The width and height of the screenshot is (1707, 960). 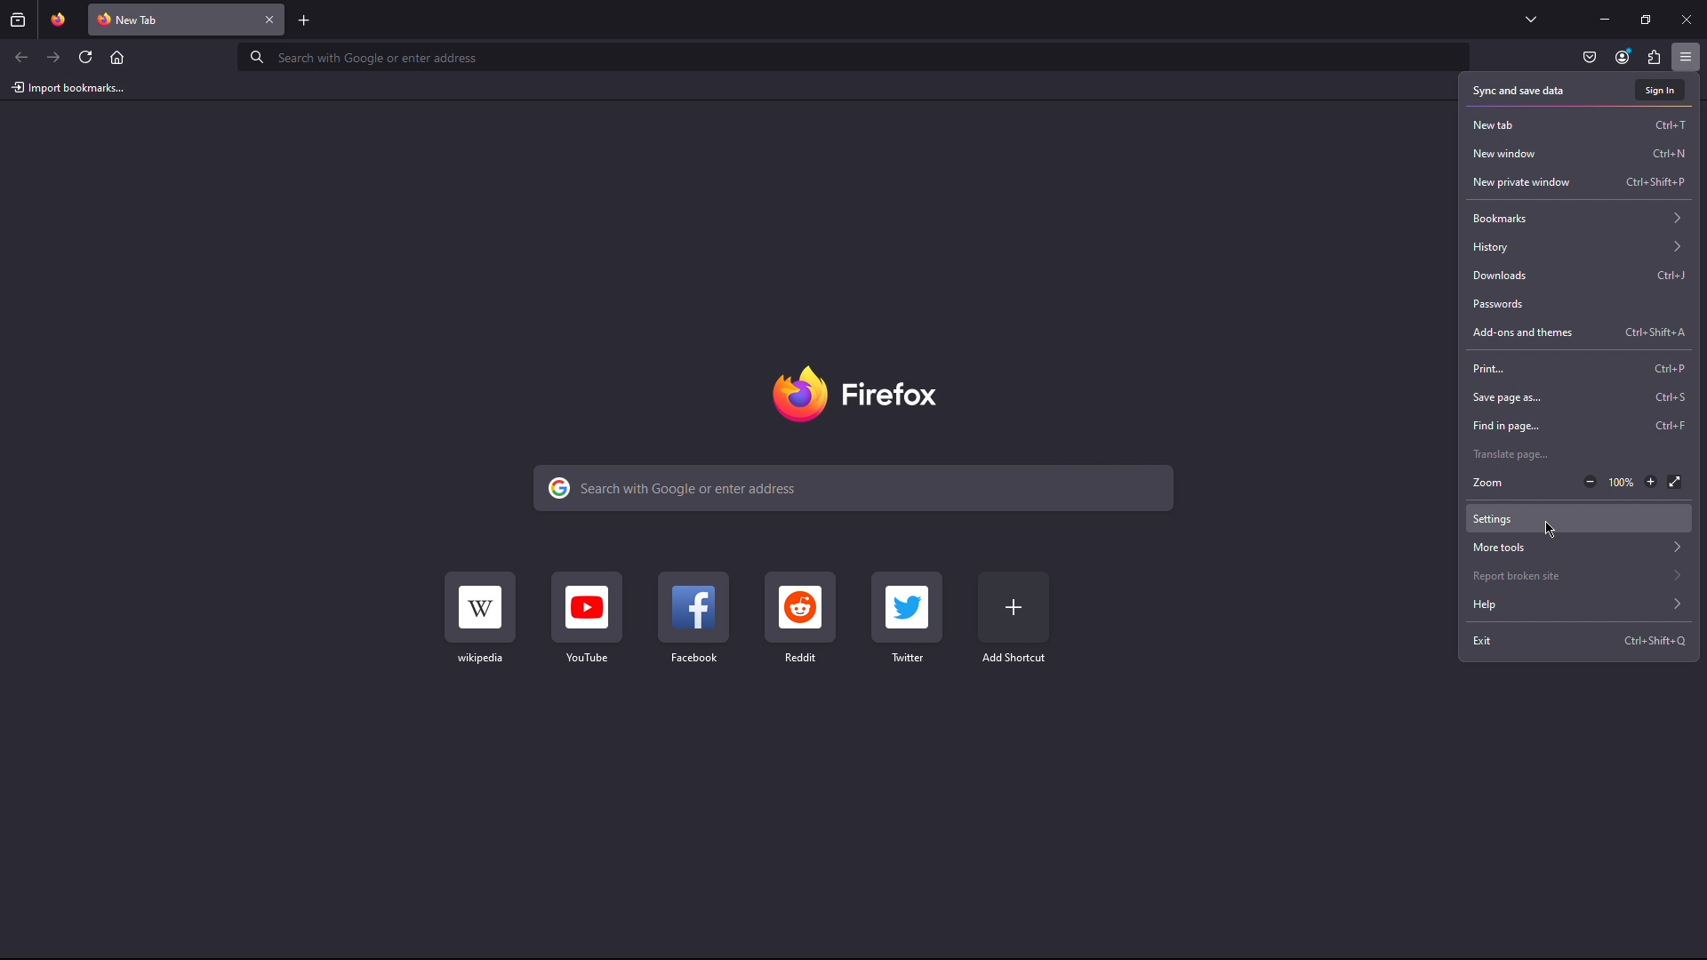 I want to click on List all tabs, so click(x=1531, y=19).